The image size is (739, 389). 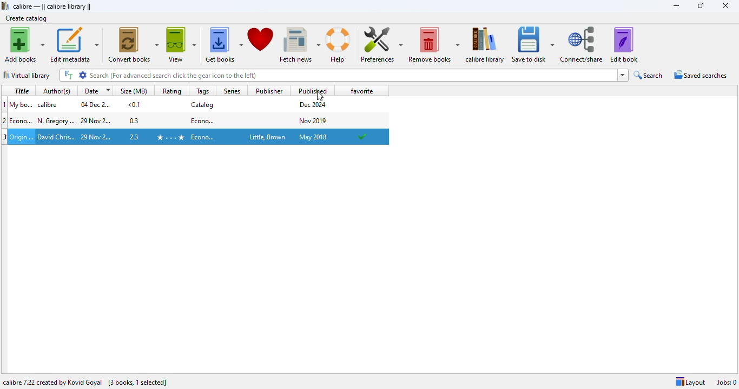 I want to click on date, so click(x=96, y=90).